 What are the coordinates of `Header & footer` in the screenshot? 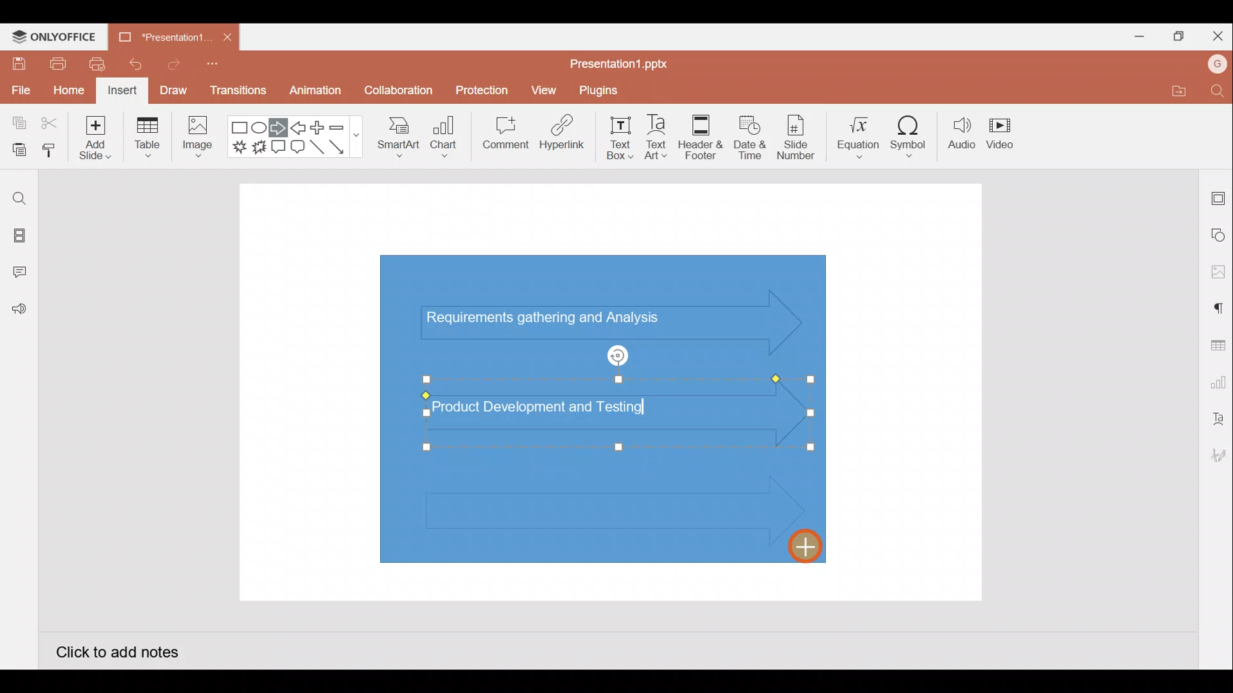 It's located at (701, 133).